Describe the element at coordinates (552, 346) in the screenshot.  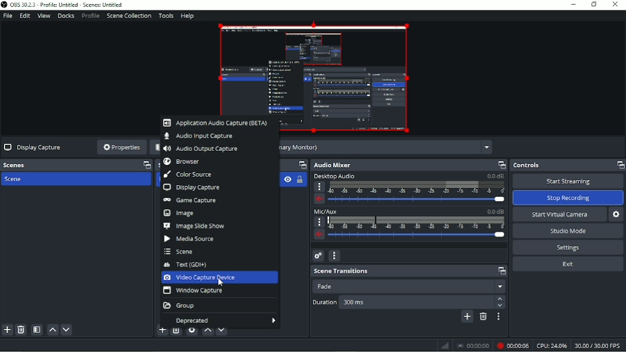
I see `CPU:16.4%` at that location.